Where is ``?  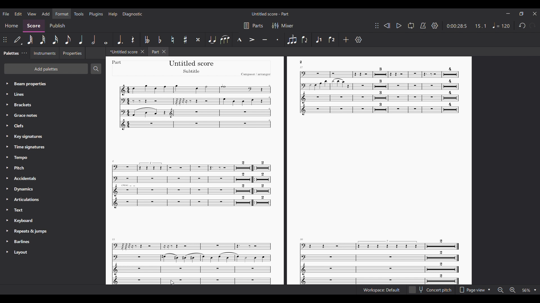
 is located at coordinates (191, 63).